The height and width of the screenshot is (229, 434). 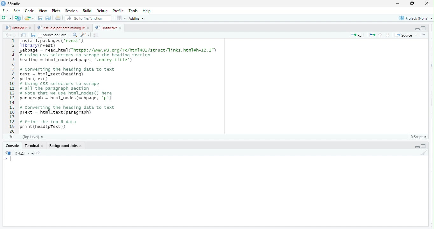 I want to click on (top Level), so click(x=33, y=137).